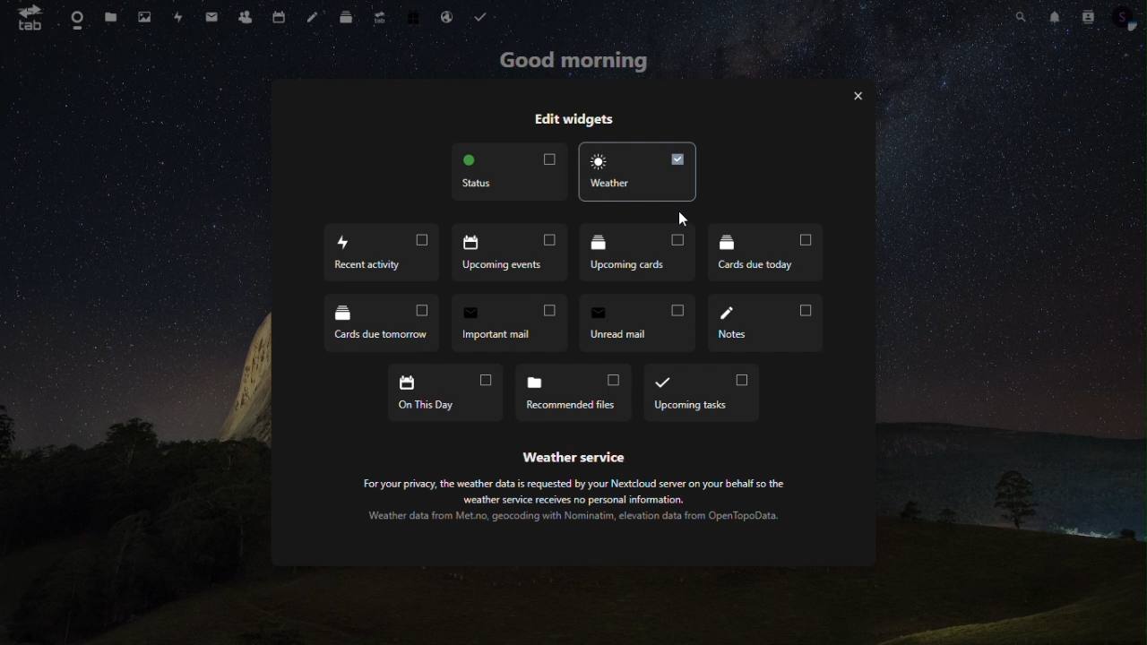 This screenshot has width=1147, height=645. Describe the element at coordinates (213, 18) in the screenshot. I see `message` at that location.